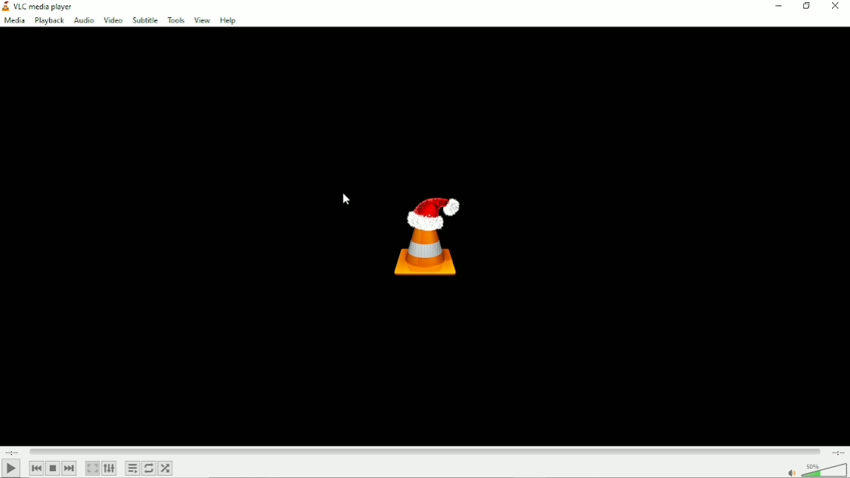 The height and width of the screenshot is (478, 850). I want to click on Play duration, so click(424, 452).